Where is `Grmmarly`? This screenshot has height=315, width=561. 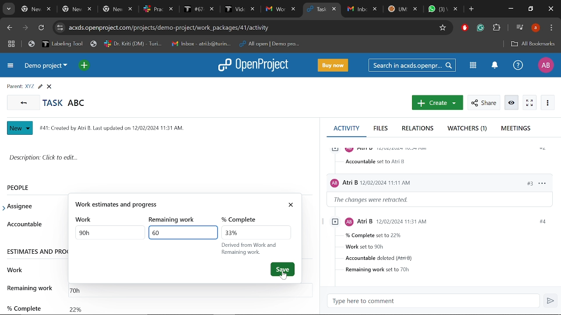 Grmmarly is located at coordinates (481, 29).